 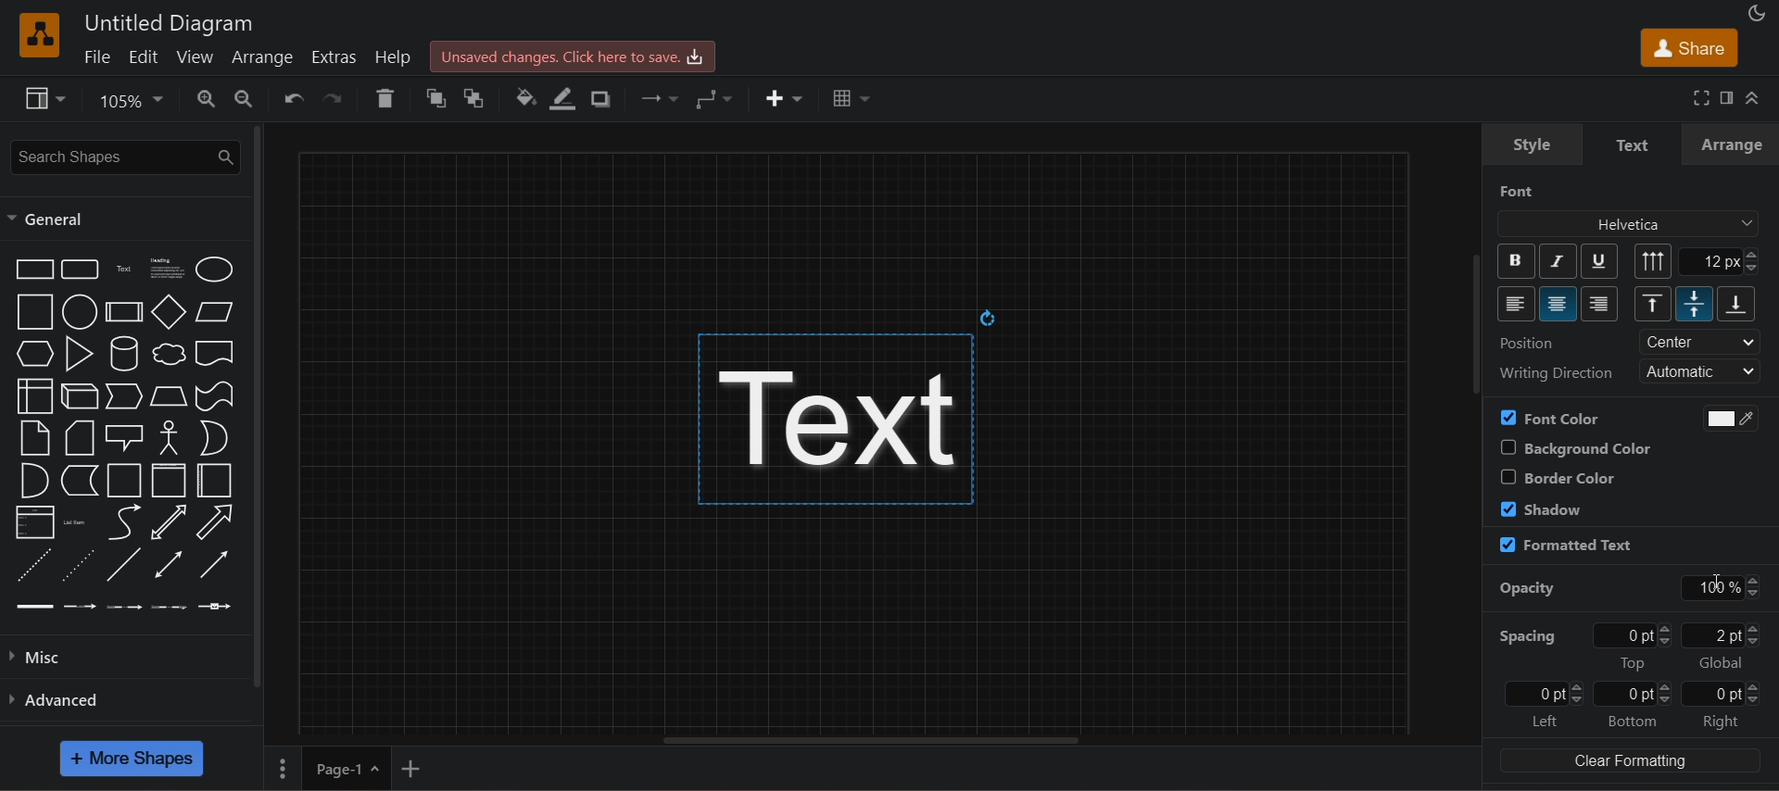 What do you see at coordinates (216, 312) in the screenshot?
I see `parallelogram` at bounding box center [216, 312].